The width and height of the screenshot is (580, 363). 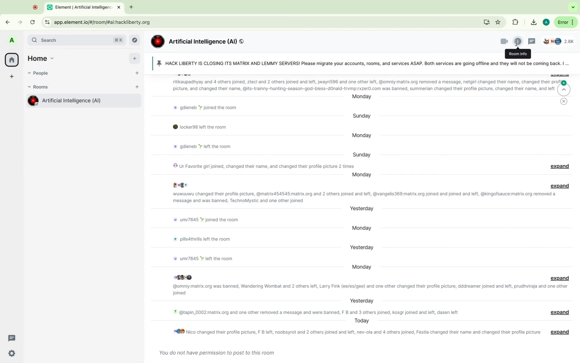 I want to click on view site information, so click(x=47, y=22).